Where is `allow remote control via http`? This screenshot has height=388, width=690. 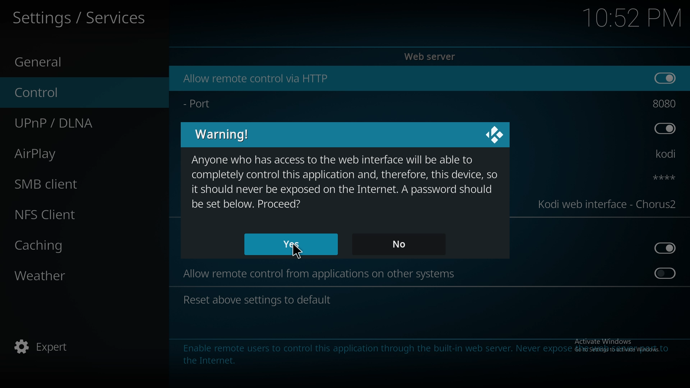
allow remote control via http is located at coordinates (254, 78).